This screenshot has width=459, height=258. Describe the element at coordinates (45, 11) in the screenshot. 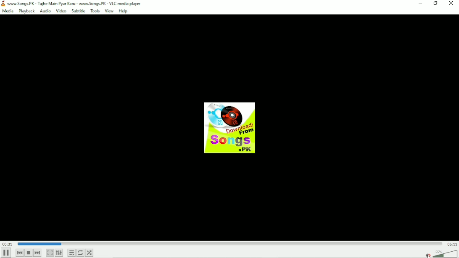

I see `Audio` at that location.